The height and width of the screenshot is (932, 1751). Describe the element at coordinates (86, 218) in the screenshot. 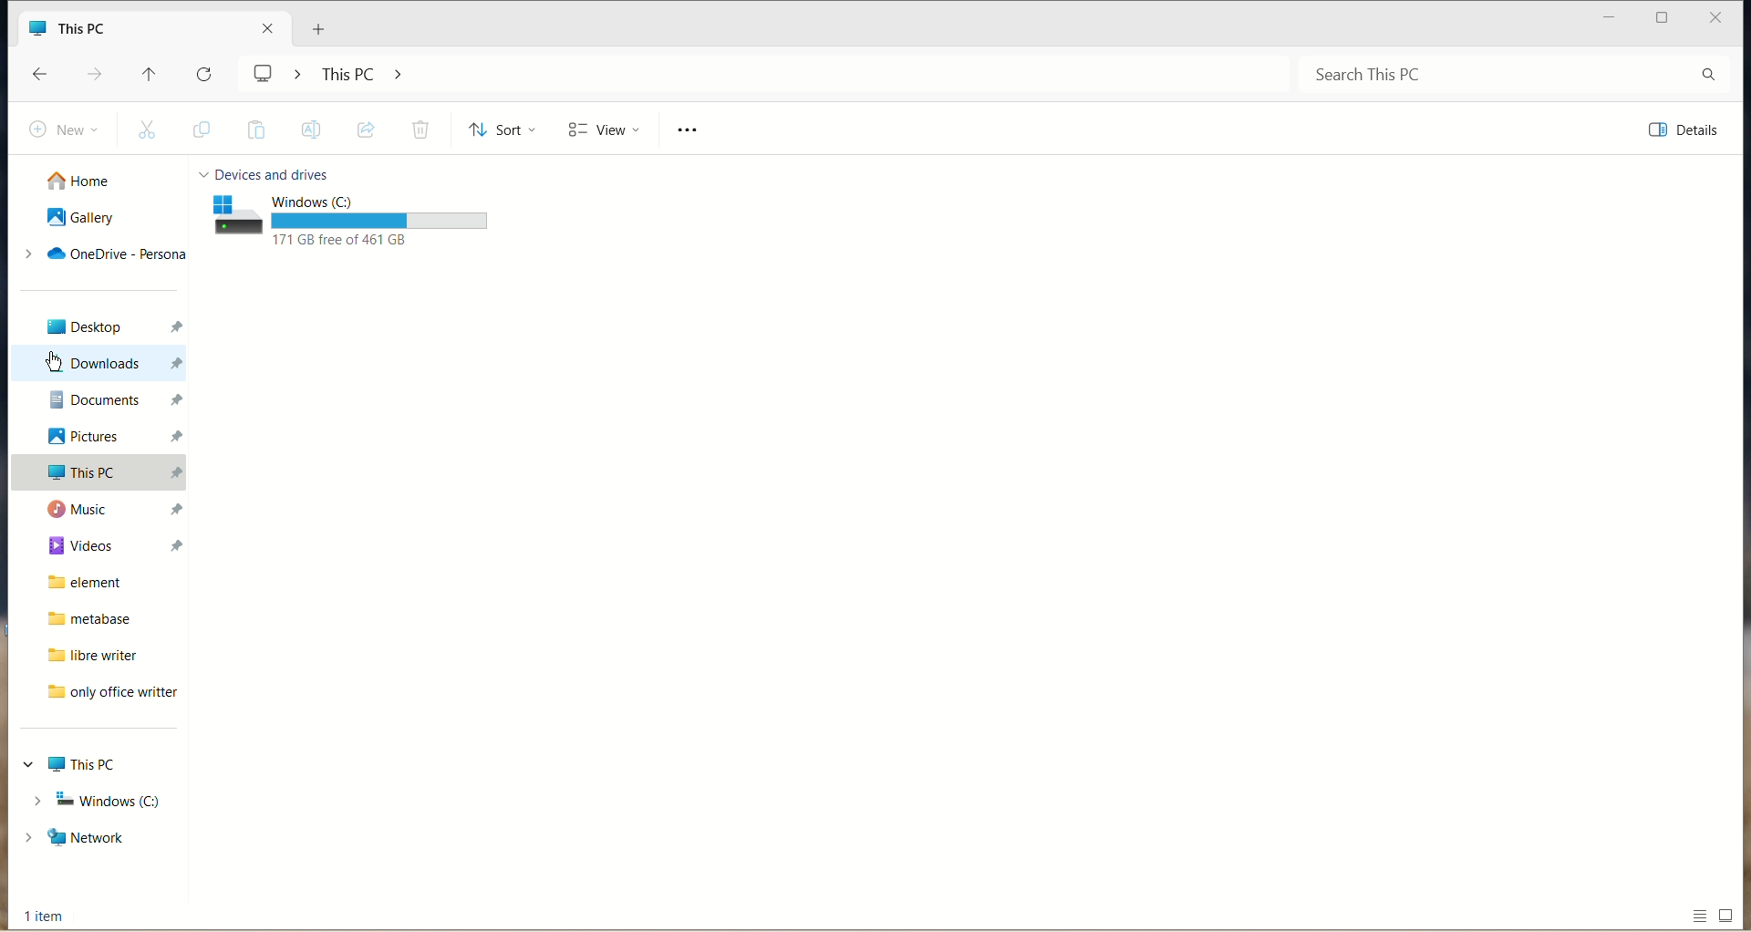

I see `gallery` at that location.